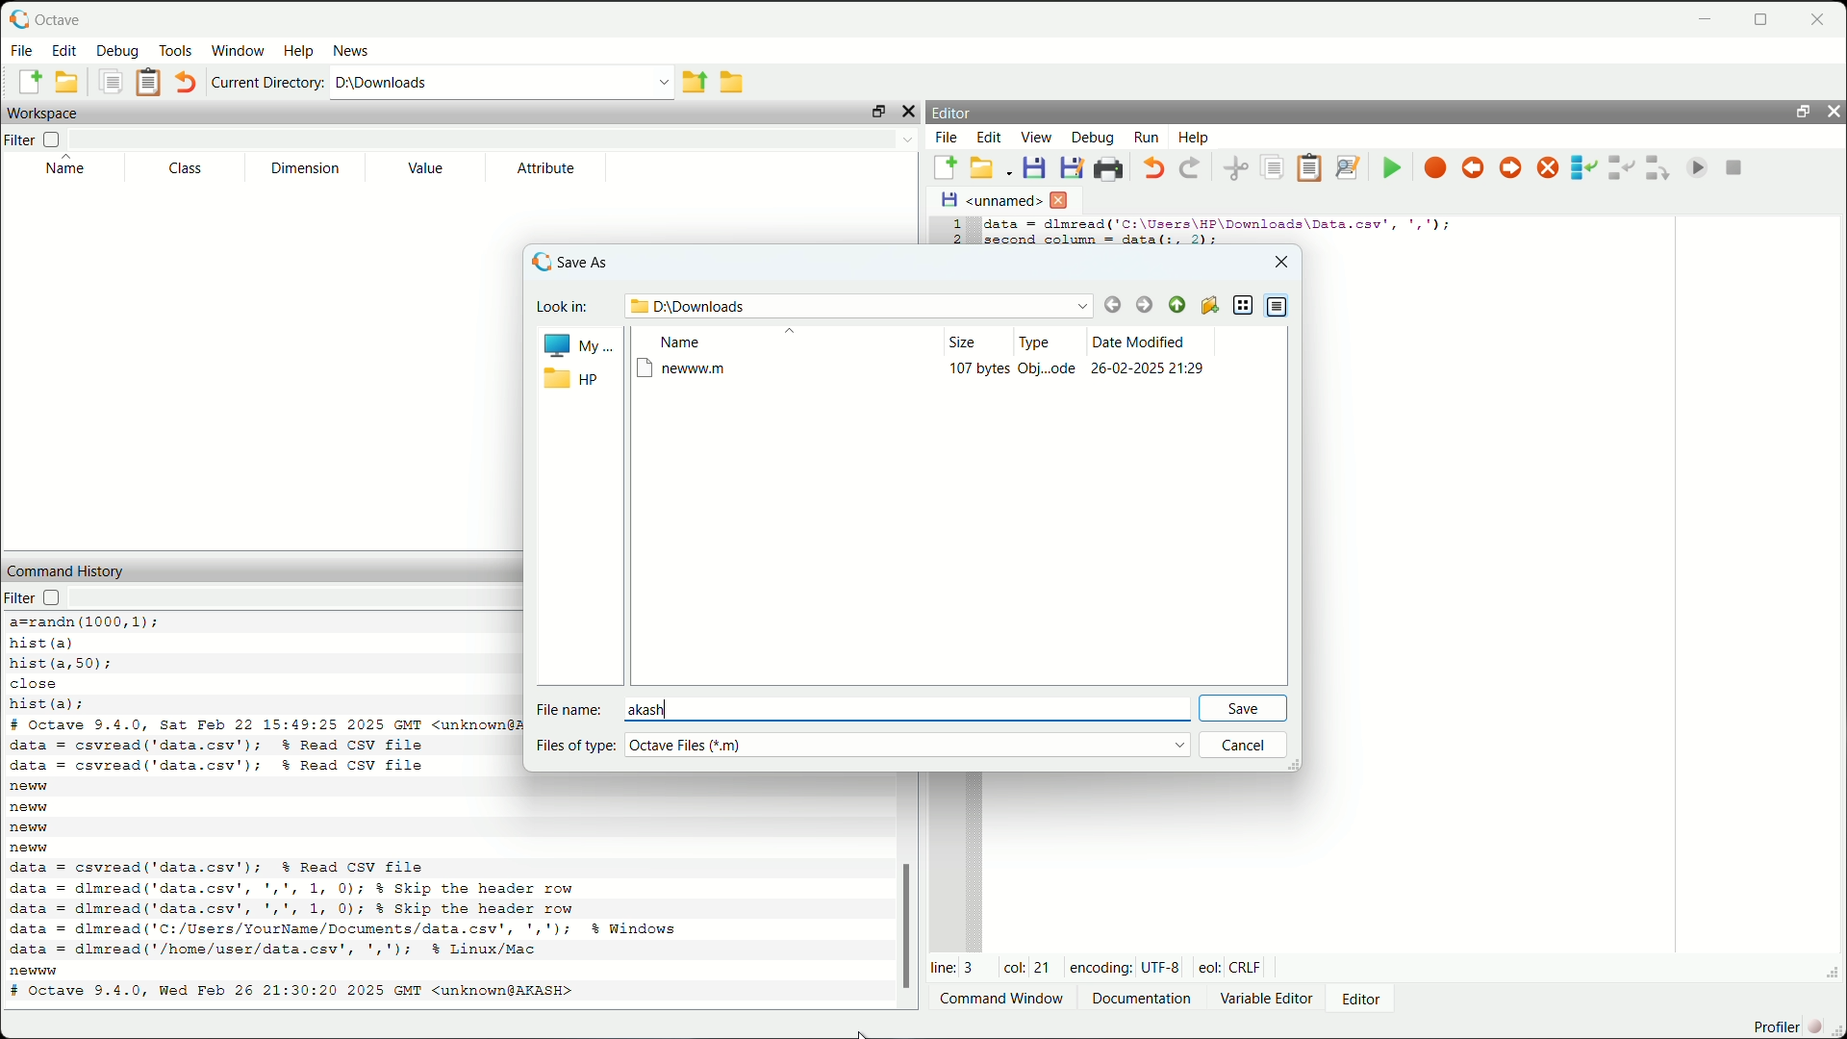  Describe the element at coordinates (858, 303) in the screenshot. I see `path name` at that location.